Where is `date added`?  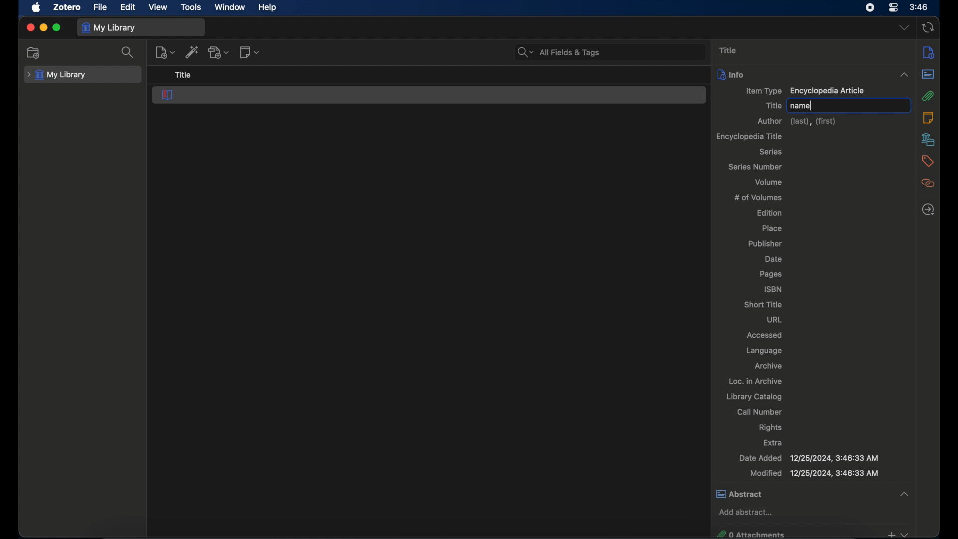 date added is located at coordinates (808, 458).